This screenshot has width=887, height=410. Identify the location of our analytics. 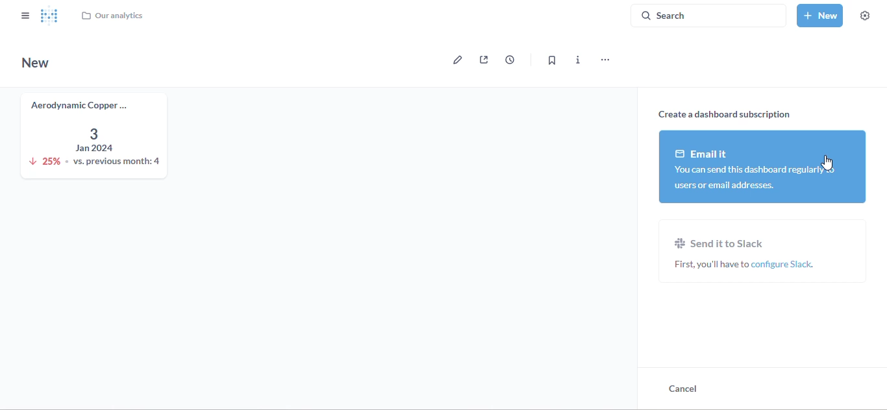
(112, 16).